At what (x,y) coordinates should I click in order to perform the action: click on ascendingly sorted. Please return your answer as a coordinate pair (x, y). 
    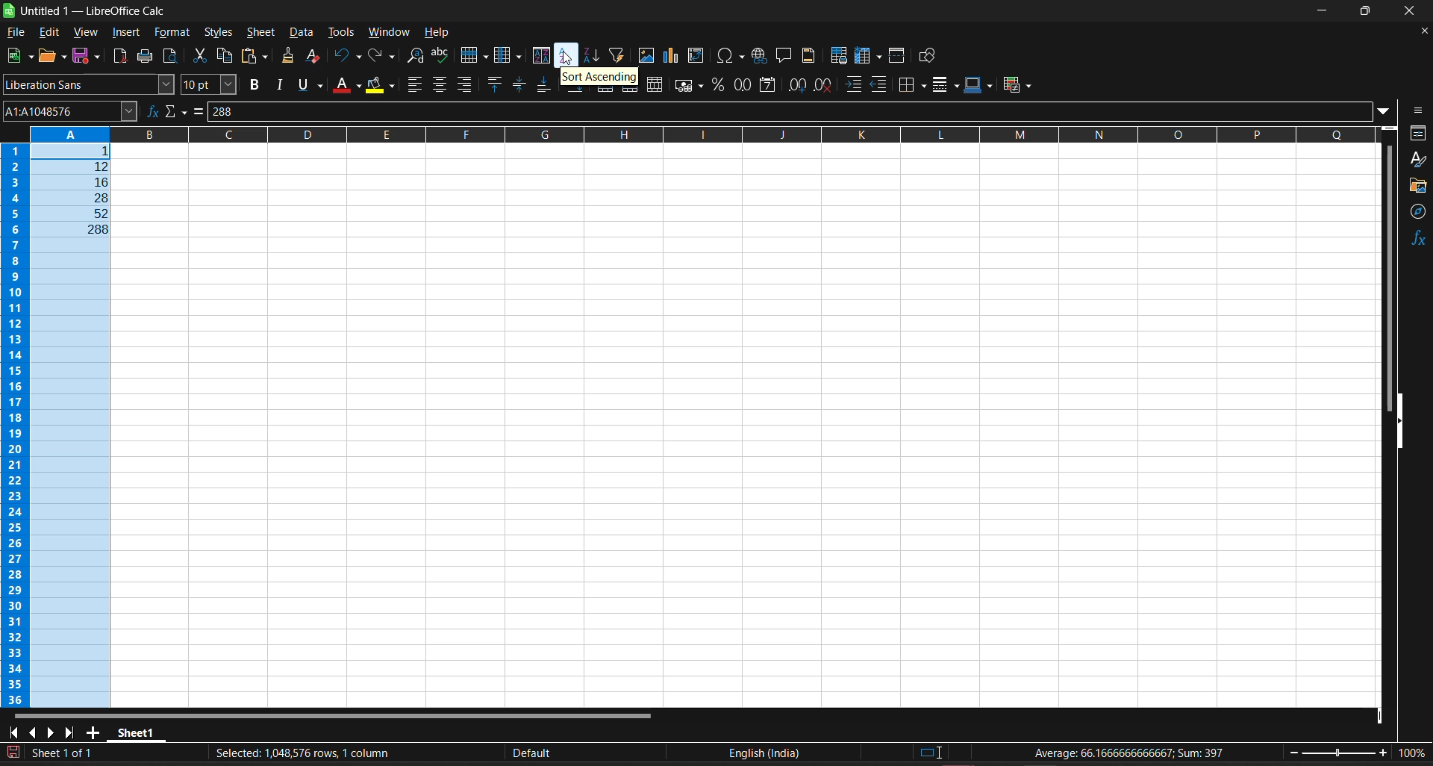
    Looking at the image, I should click on (73, 190).